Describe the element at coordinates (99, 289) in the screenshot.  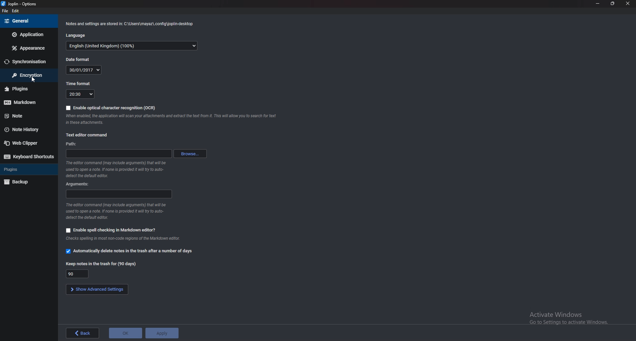
I see `show advanced settings` at that location.